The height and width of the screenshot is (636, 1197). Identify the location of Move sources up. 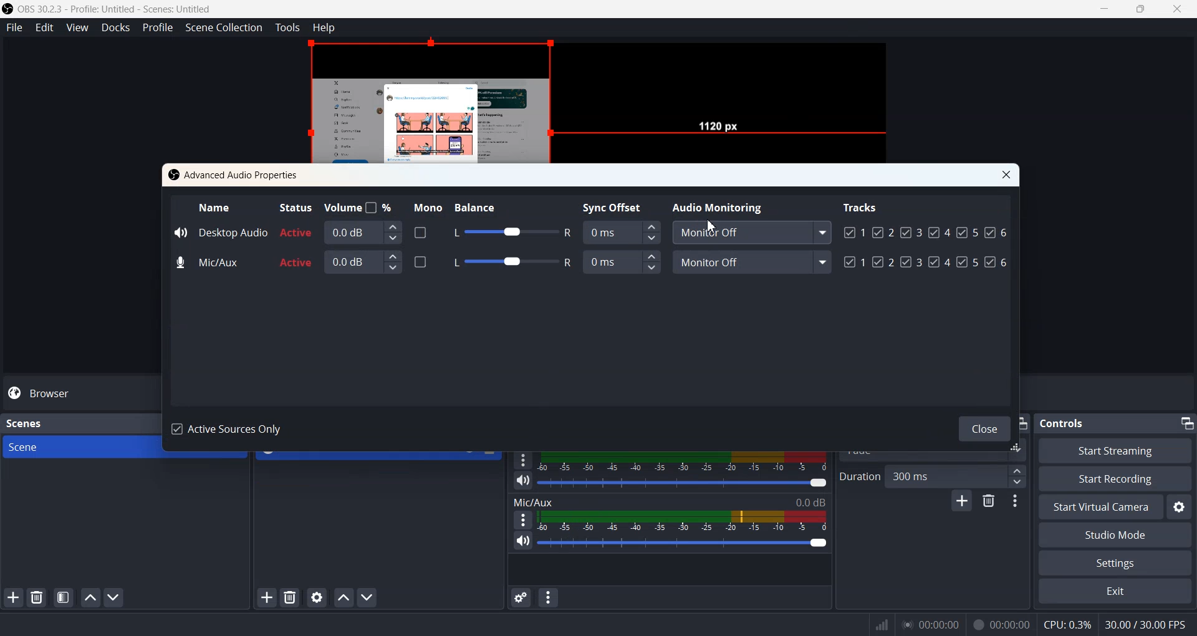
(344, 597).